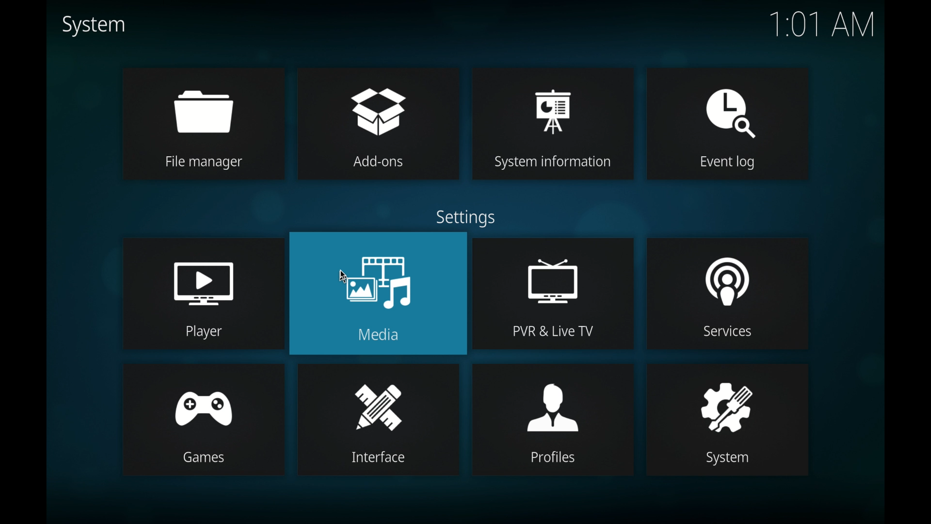  Describe the element at coordinates (557, 163) in the screenshot. I see `System information` at that location.